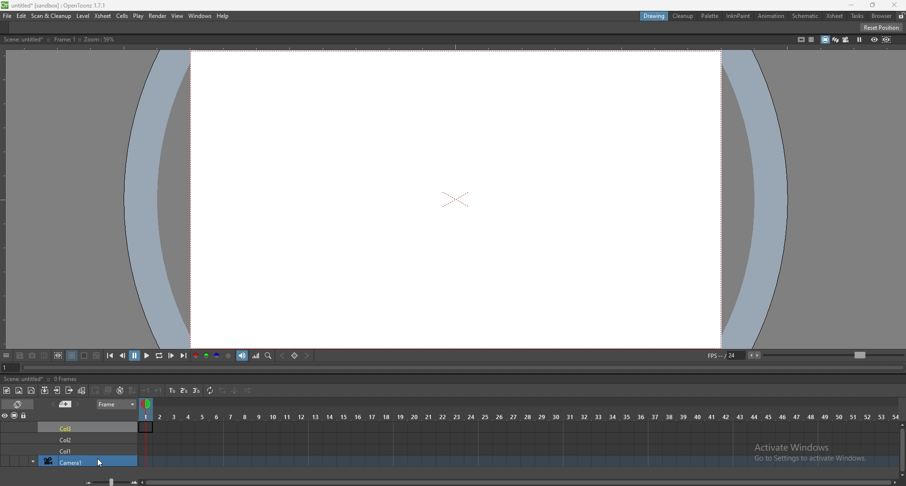 The image size is (906, 486). What do you see at coordinates (83, 390) in the screenshot?
I see `toggle edit in place` at bounding box center [83, 390].